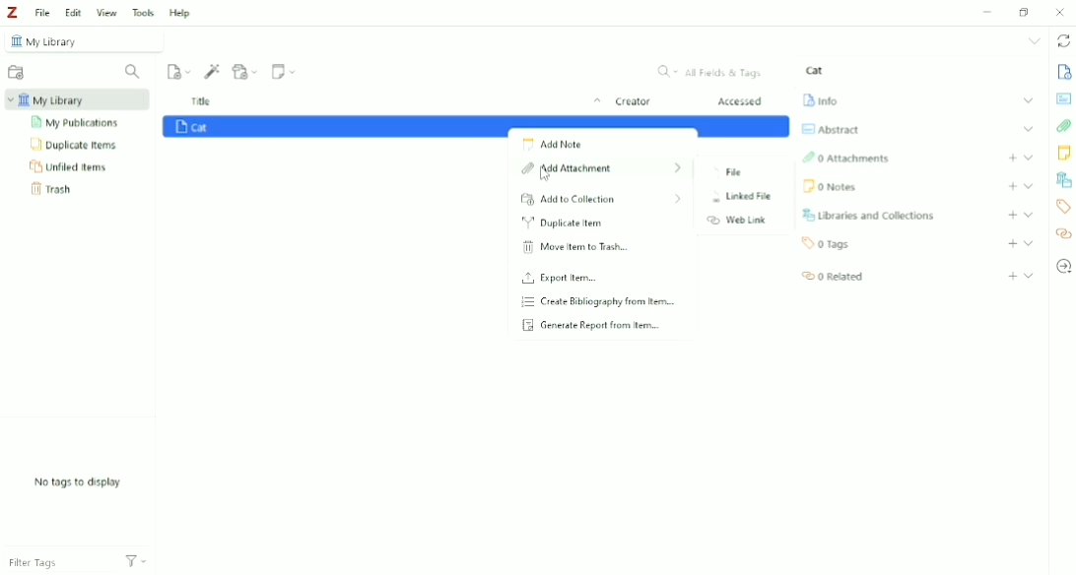 The width and height of the screenshot is (1076, 575). I want to click on Add Item (s) by Identifier, so click(213, 71).